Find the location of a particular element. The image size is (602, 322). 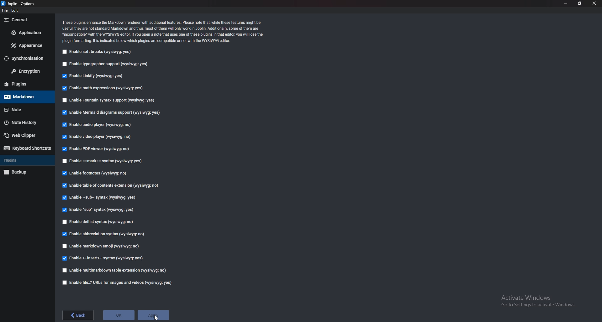

Backup is located at coordinates (26, 172).